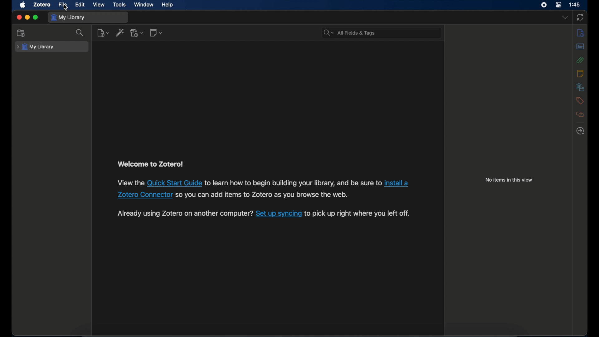 The width and height of the screenshot is (599, 337). I want to click on Zotero Connect, so click(144, 194).